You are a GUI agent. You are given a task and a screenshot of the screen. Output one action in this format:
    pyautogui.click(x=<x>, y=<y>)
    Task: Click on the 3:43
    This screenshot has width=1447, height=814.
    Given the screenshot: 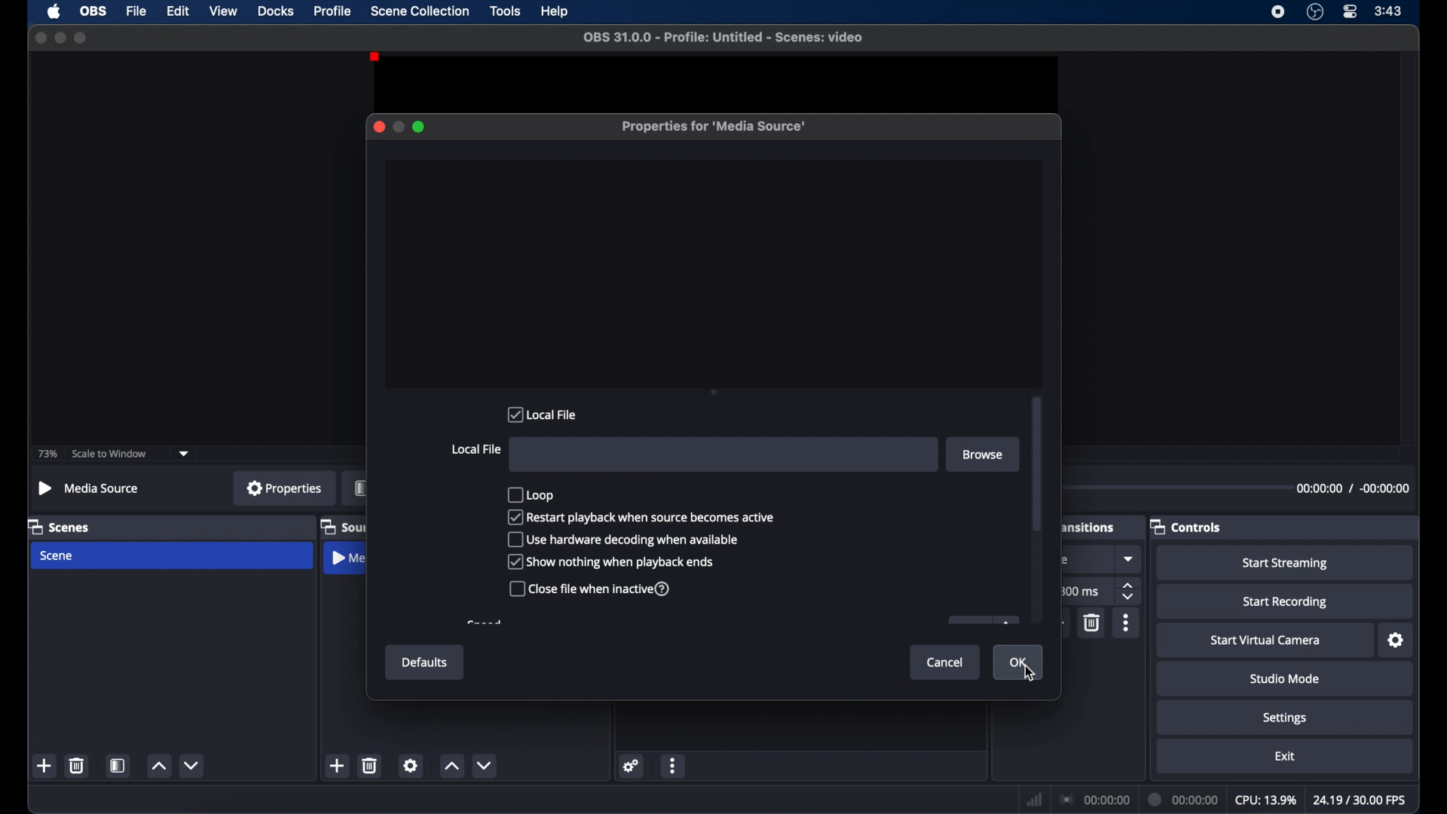 What is the action you would take?
    pyautogui.click(x=1389, y=11)
    